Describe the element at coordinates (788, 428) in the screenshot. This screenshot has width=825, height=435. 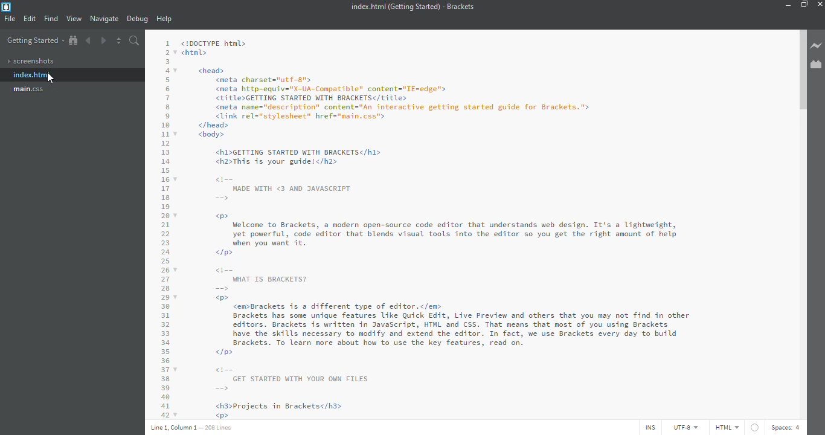
I see `spaces` at that location.